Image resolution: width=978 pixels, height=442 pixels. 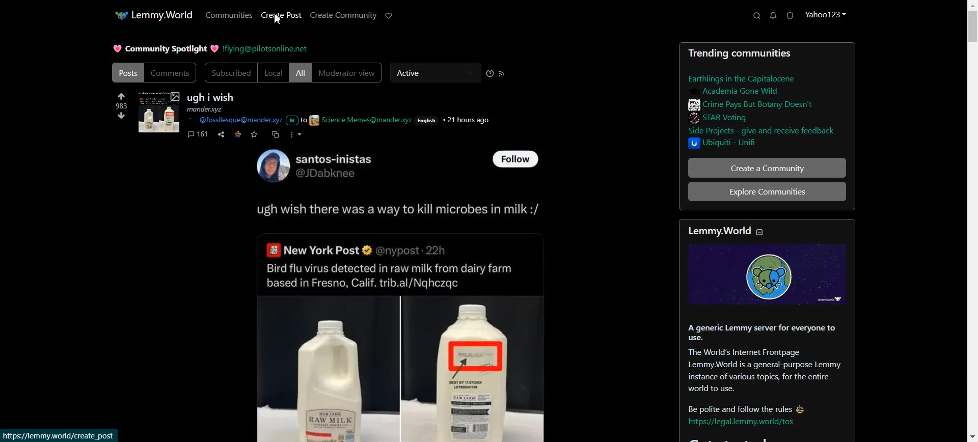 What do you see at coordinates (122, 116) in the screenshot?
I see `Down vote` at bounding box center [122, 116].